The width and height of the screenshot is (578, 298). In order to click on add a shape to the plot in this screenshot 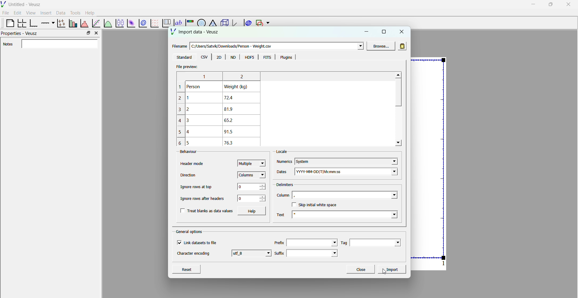, I will do `click(259, 23)`.